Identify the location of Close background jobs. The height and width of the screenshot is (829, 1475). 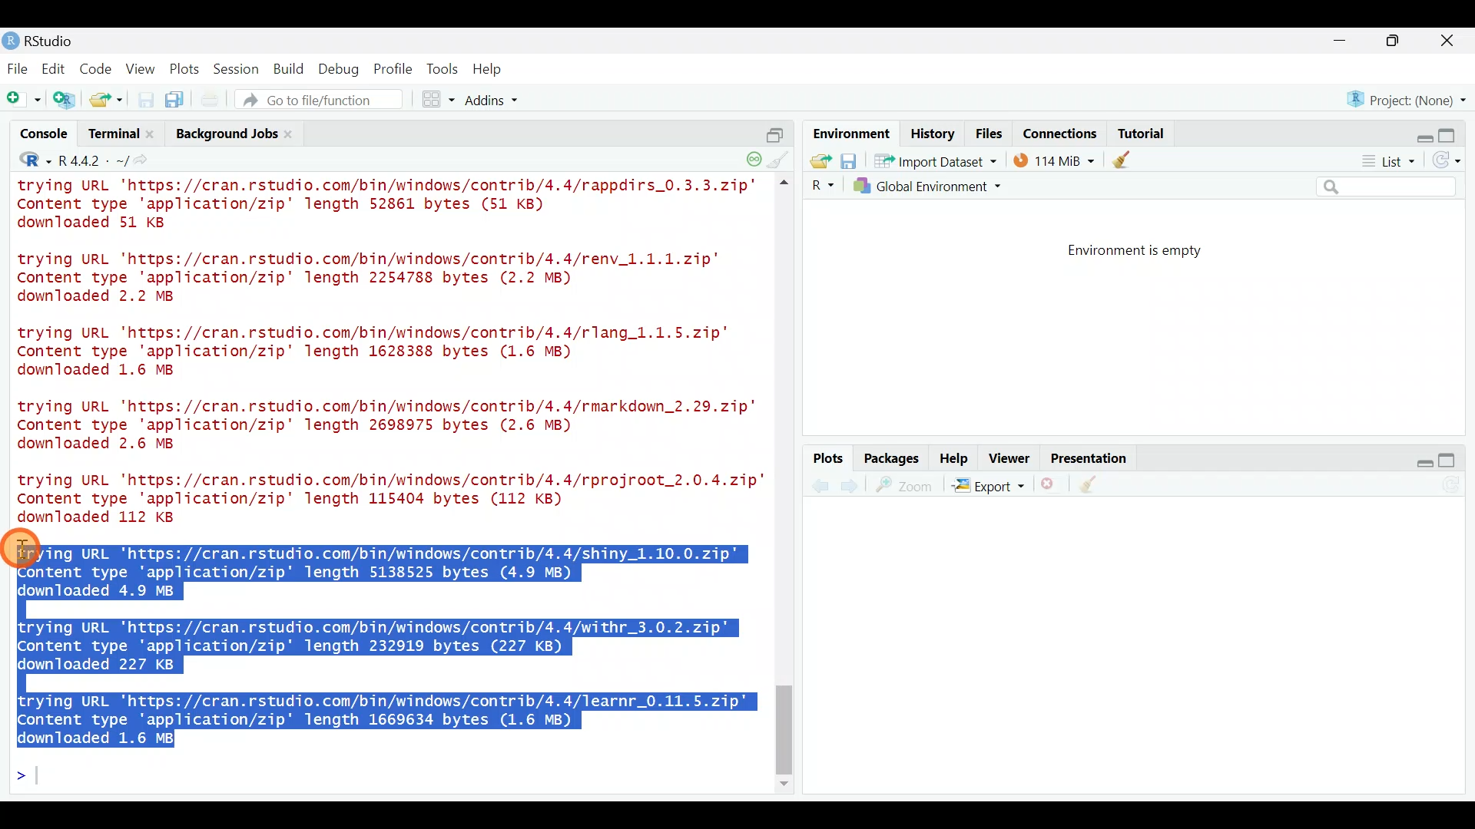
(297, 134).